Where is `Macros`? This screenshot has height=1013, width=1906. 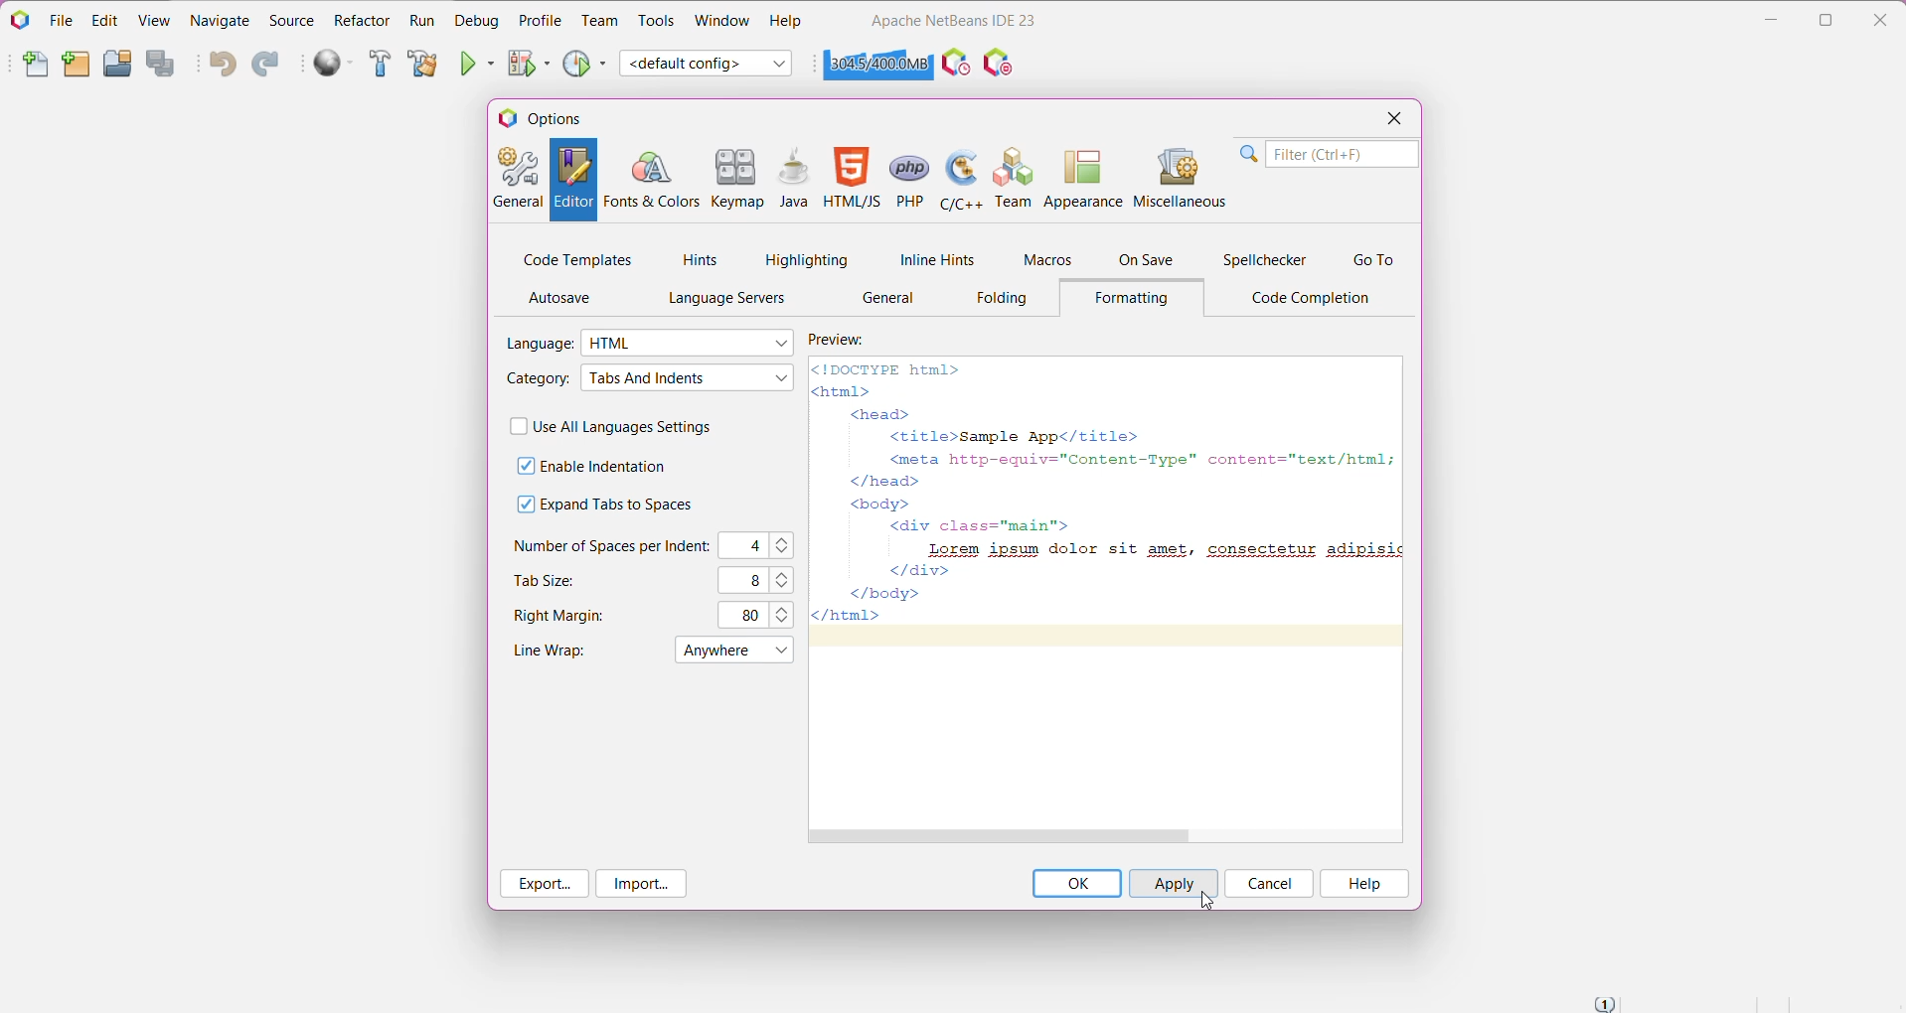 Macros is located at coordinates (1045, 262).